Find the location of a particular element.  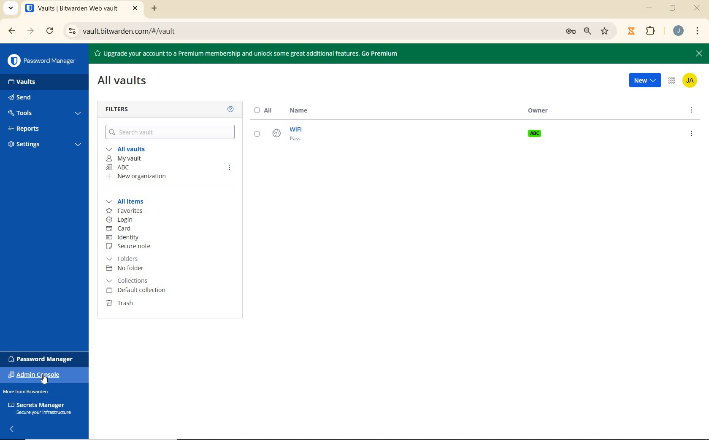

LOGIN NAME is located at coordinates (281, 135).